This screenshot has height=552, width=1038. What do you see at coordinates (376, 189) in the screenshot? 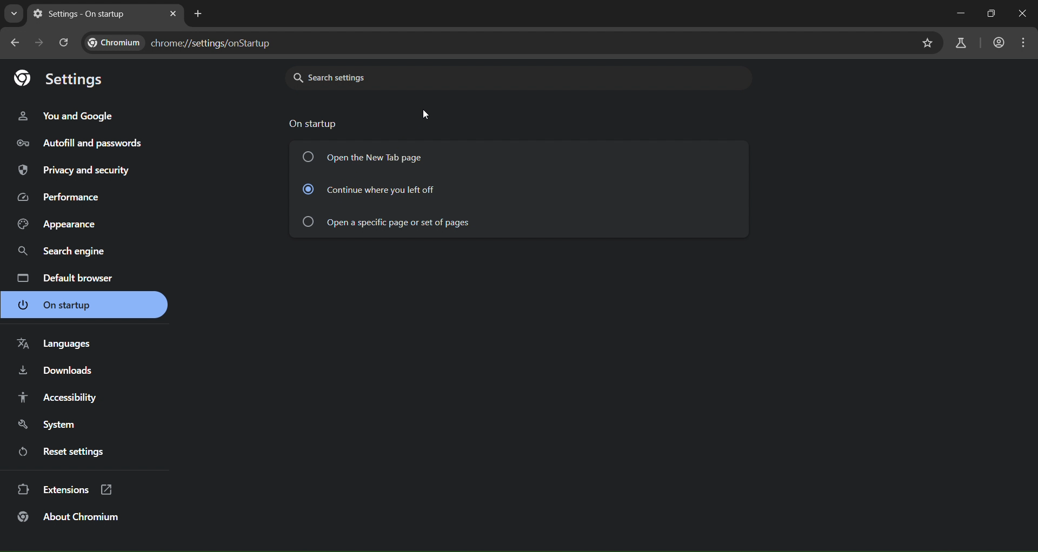
I see `continue where you left off` at bounding box center [376, 189].